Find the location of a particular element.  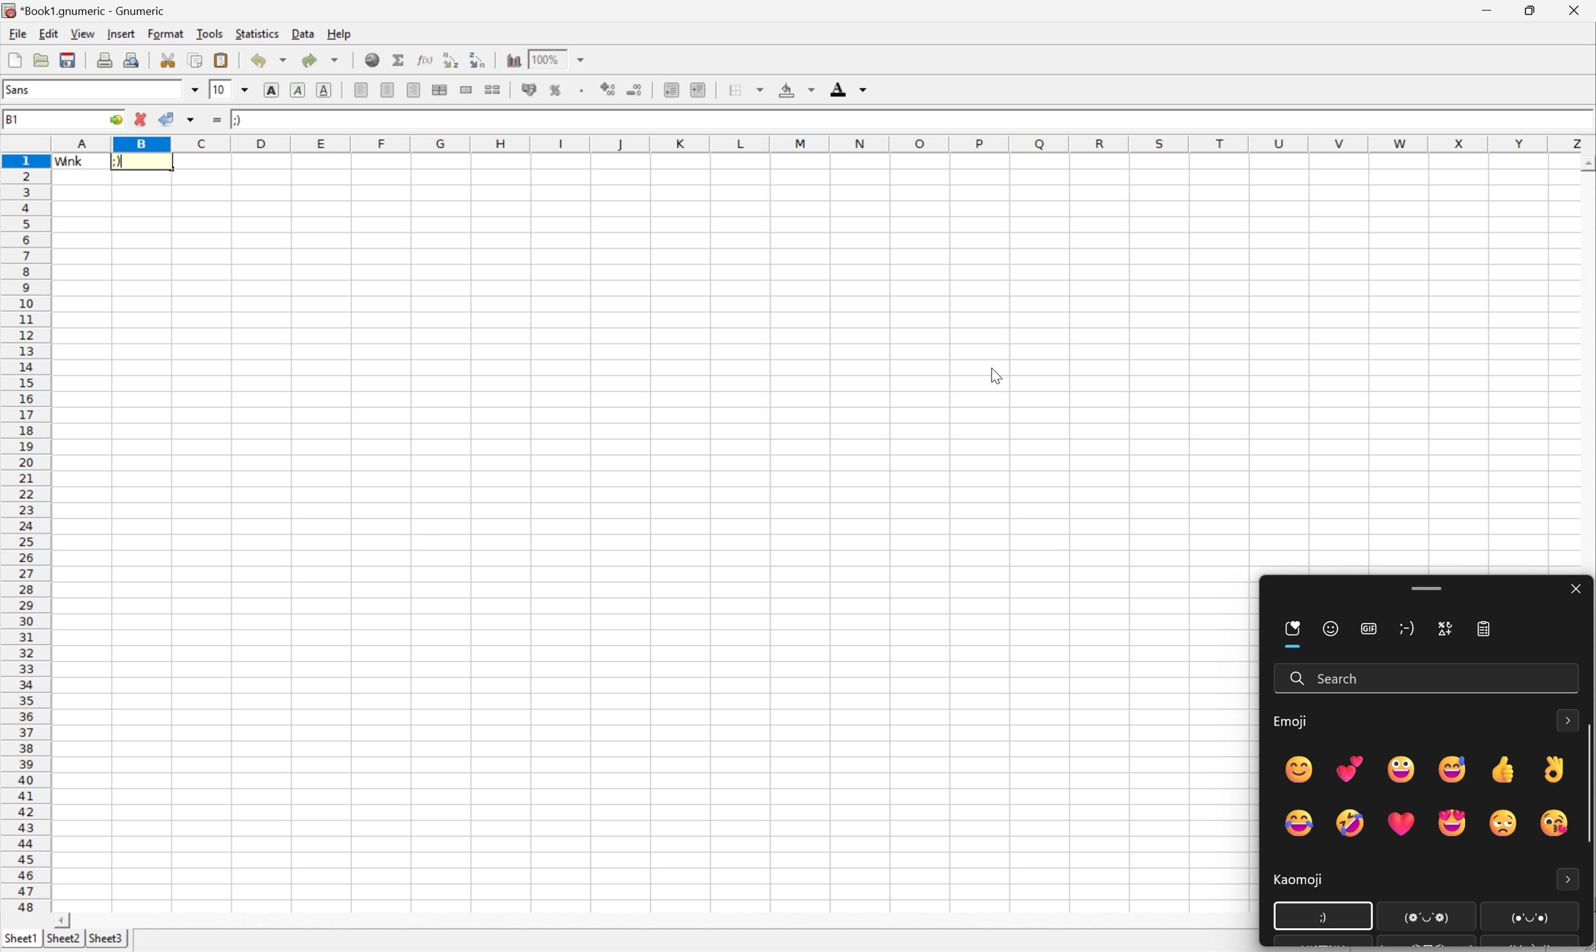

Sort the selected region in ascending order based on the first column selected is located at coordinates (452, 58).